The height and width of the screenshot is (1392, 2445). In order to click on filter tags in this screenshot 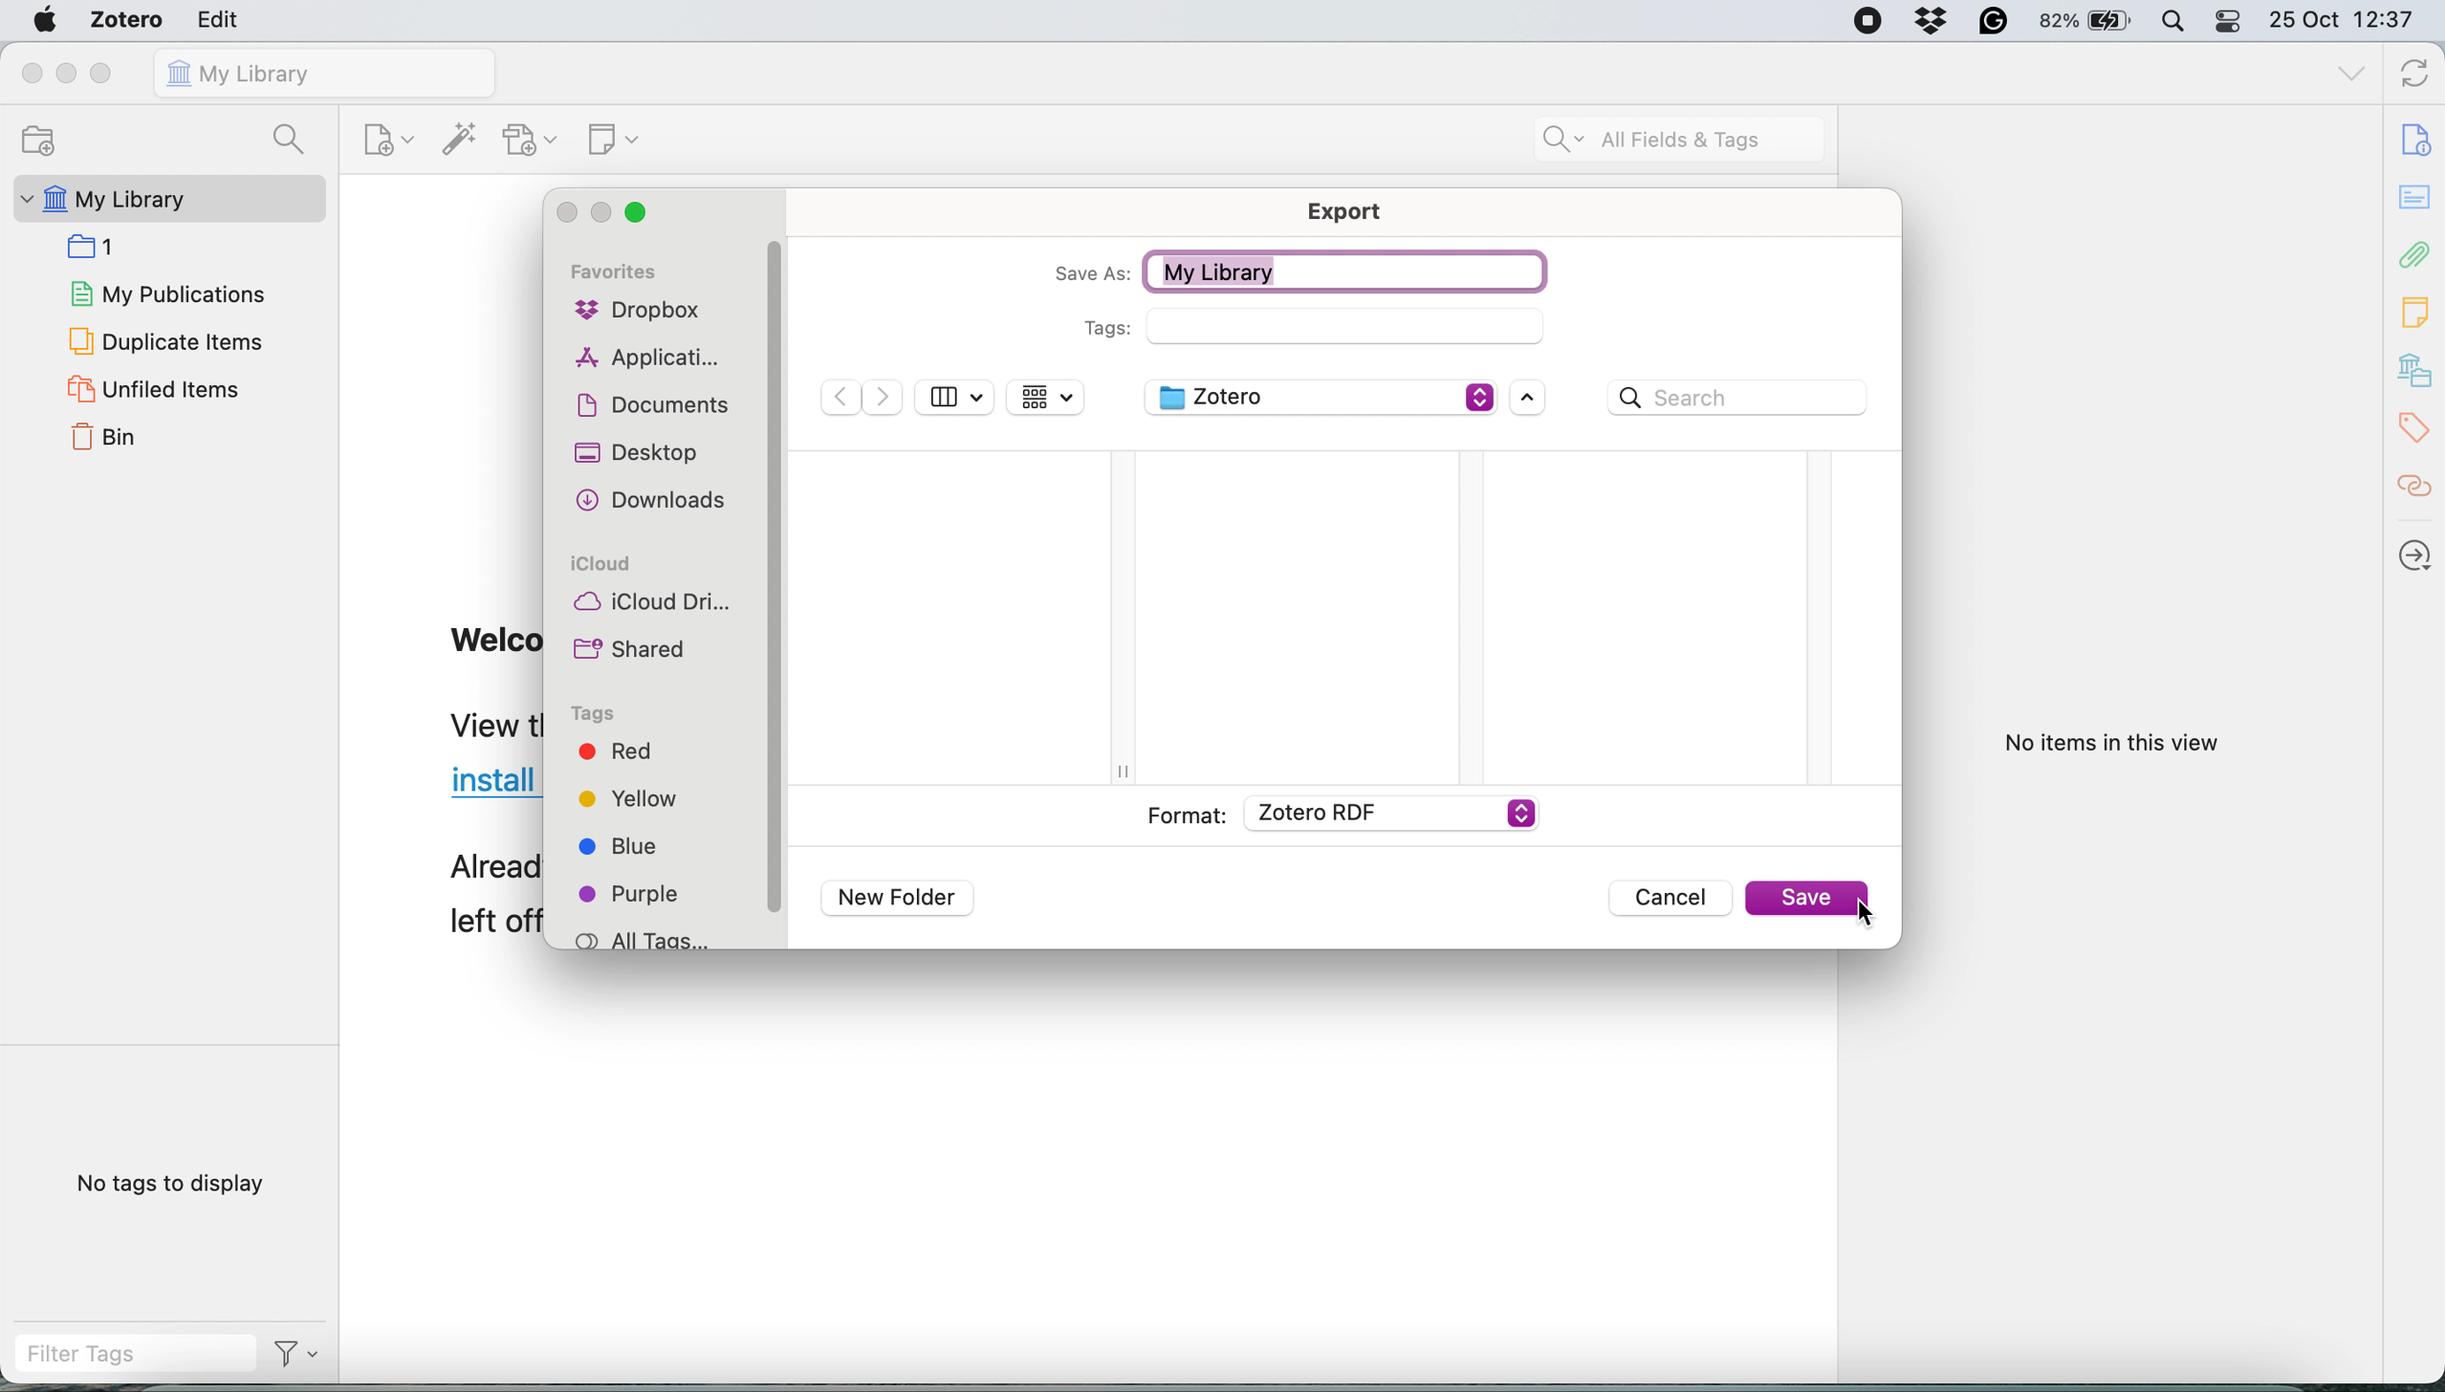, I will do `click(128, 1357)`.